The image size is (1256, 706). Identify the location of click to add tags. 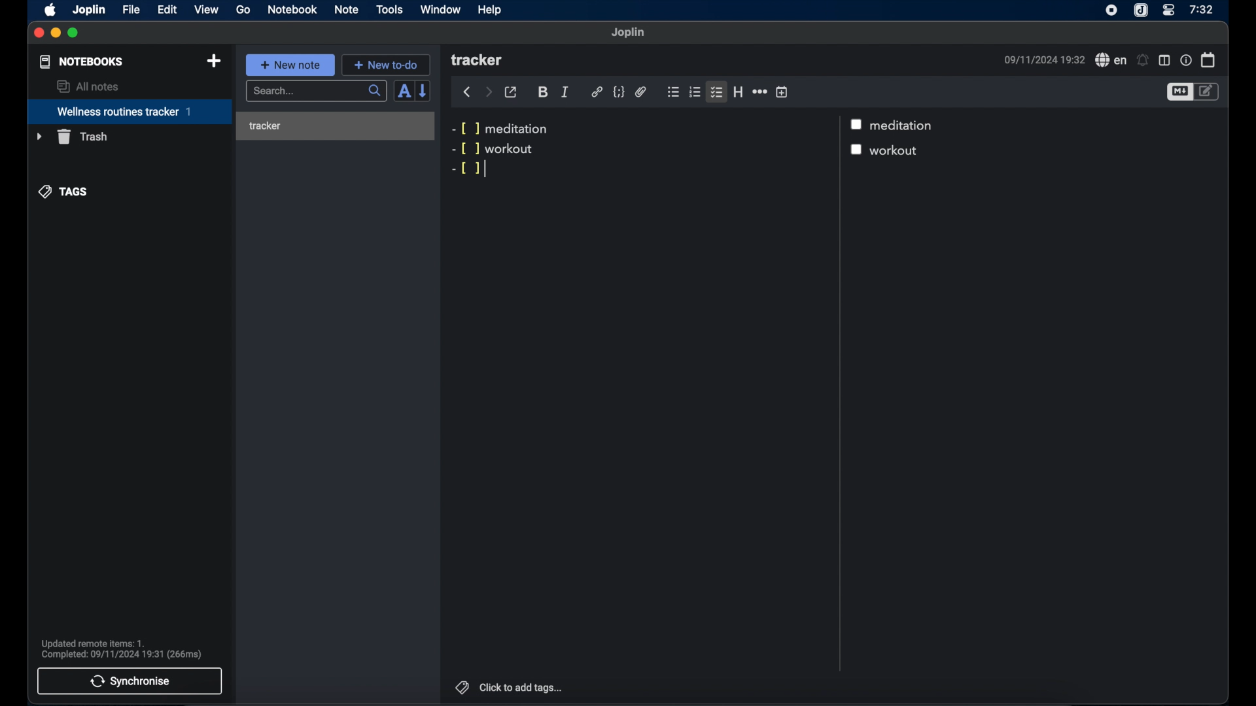
(522, 687).